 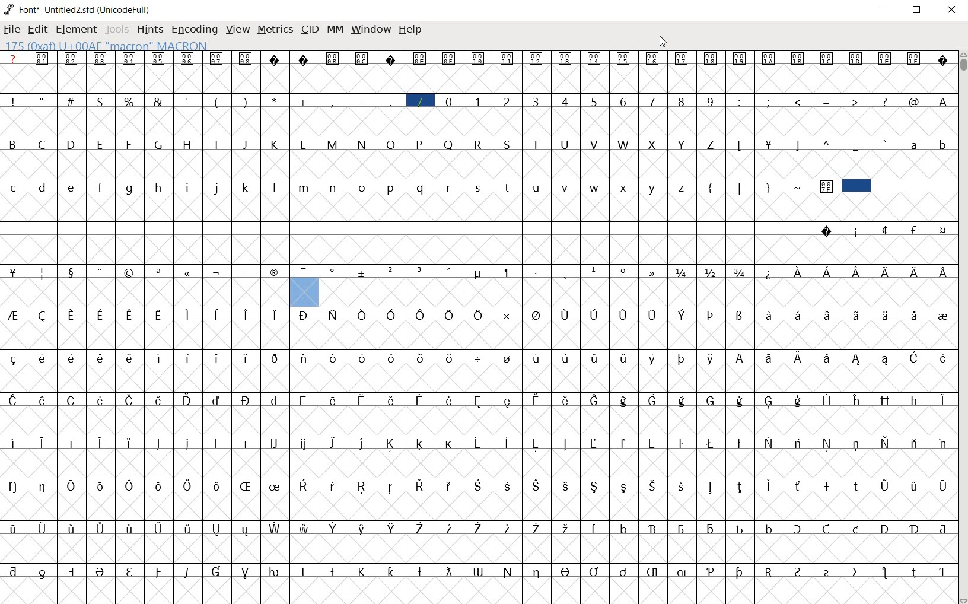 What do you see at coordinates (595, 316) in the screenshot?
I see `Symbol` at bounding box center [595, 316].